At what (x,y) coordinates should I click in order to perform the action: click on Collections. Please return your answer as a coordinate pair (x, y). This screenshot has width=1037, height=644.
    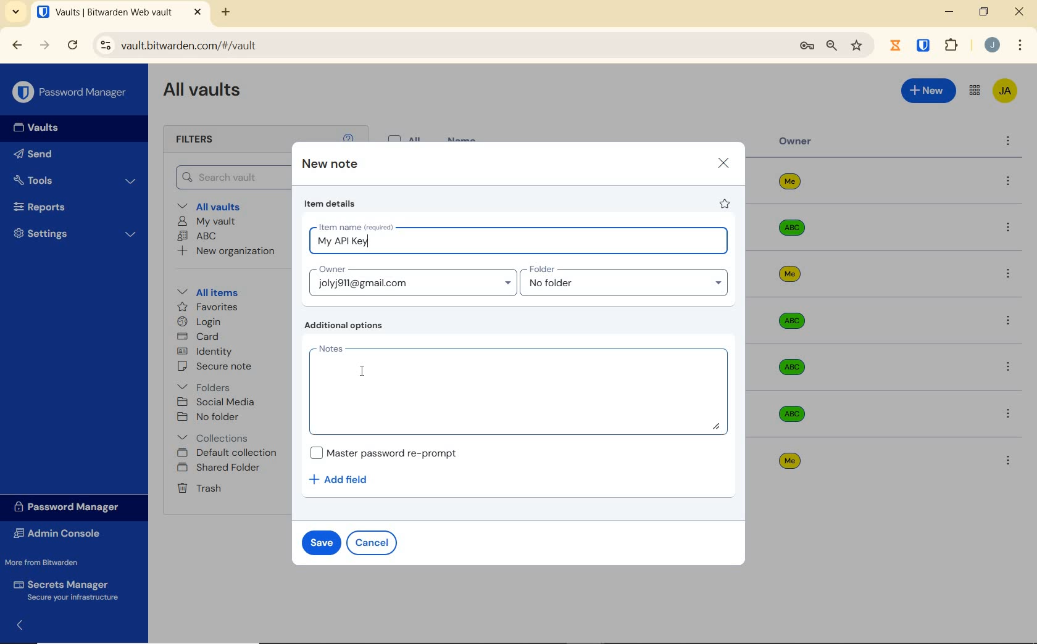
    Looking at the image, I should click on (215, 436).